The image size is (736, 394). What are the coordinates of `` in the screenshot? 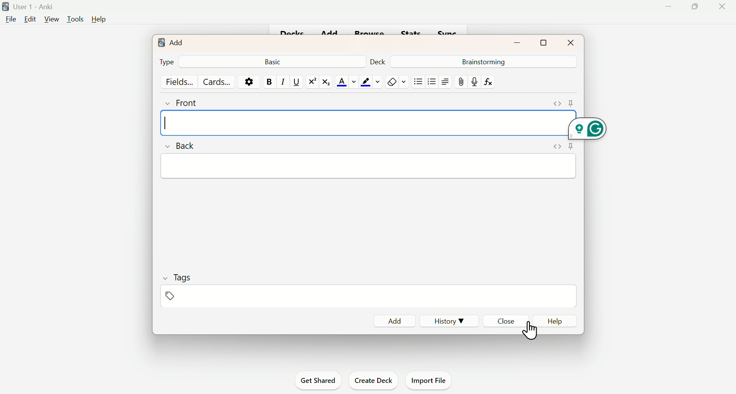 It's located at (312, 81).